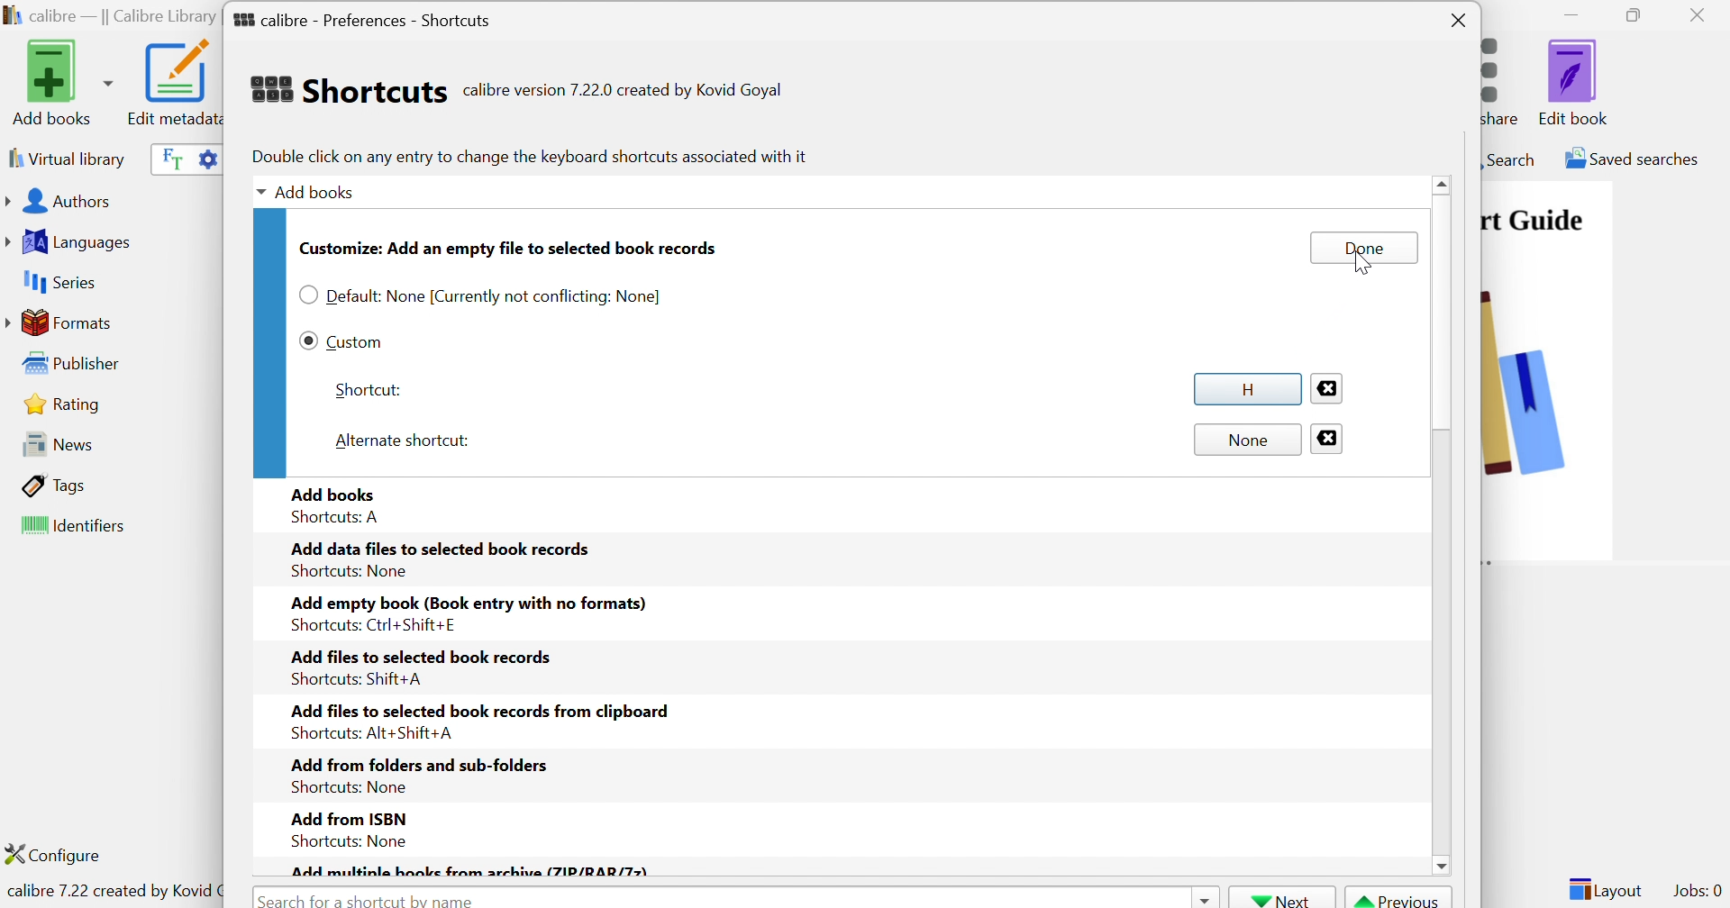 The width and height of the screenshot is (1730, 908). I want to click on Search the full text of all books in the library, not just their metadata, so click(168, 158).